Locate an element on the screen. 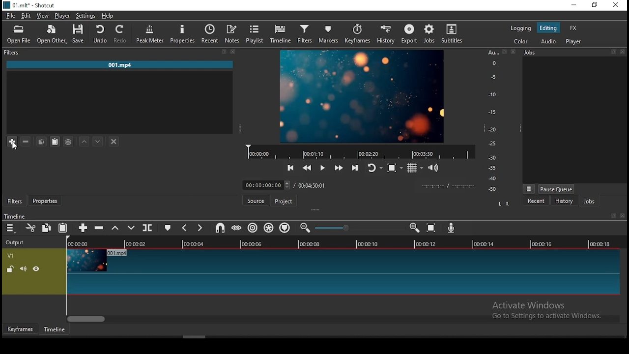 The height and width of the screenshot is (354, 629). redo is located at coordinates (123, 33).